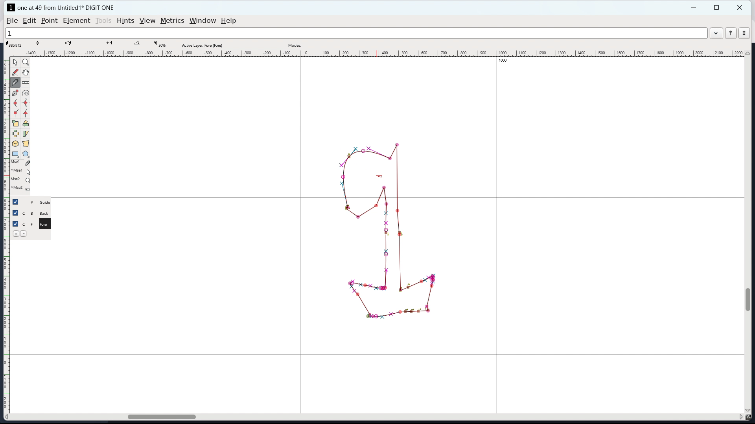  Describe the element at coordinates (28, 82) in the screenshot. I see `measurendistance, angle between points` at that location.